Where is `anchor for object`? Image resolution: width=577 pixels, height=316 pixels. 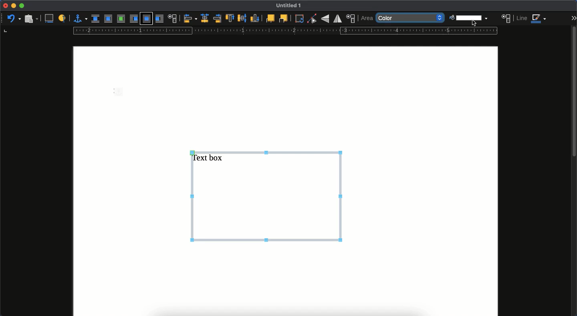
anchor for object is located at coordinates (80, 18).